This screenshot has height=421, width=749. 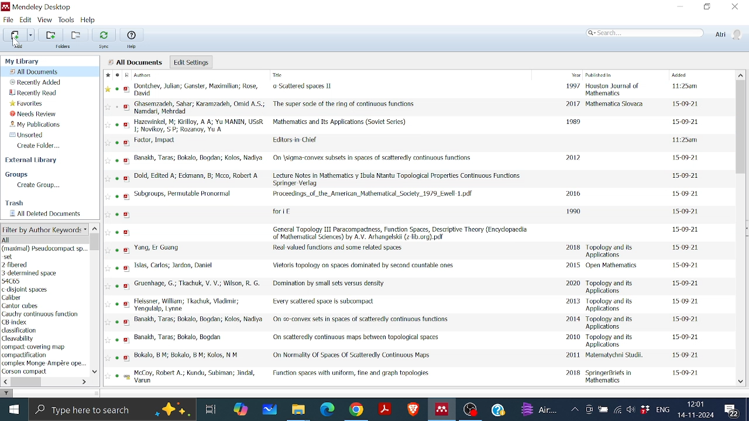 What do you see at coordinates (126, 233) in the screenshot?
I see `pdf` at bounding box center [126, 233].